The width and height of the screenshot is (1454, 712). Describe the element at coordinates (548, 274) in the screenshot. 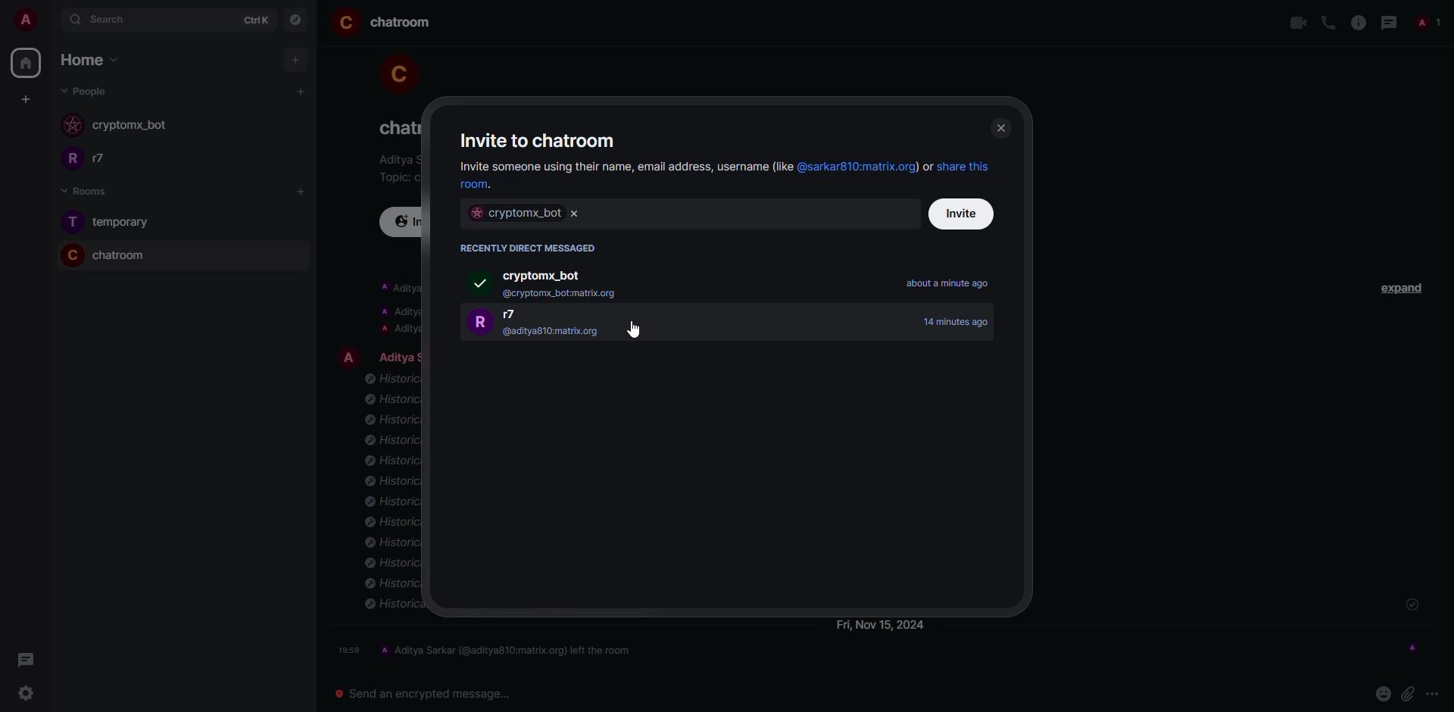

I see `bot` at that location.